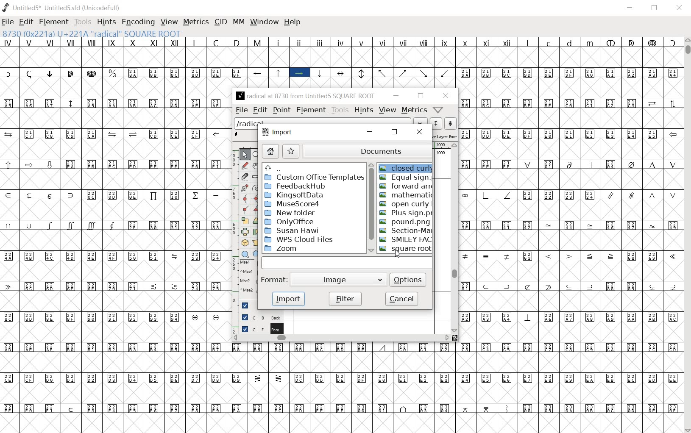 The width and height of the screenshot is (691, 433). I want to click on restore, so click(394, 132).